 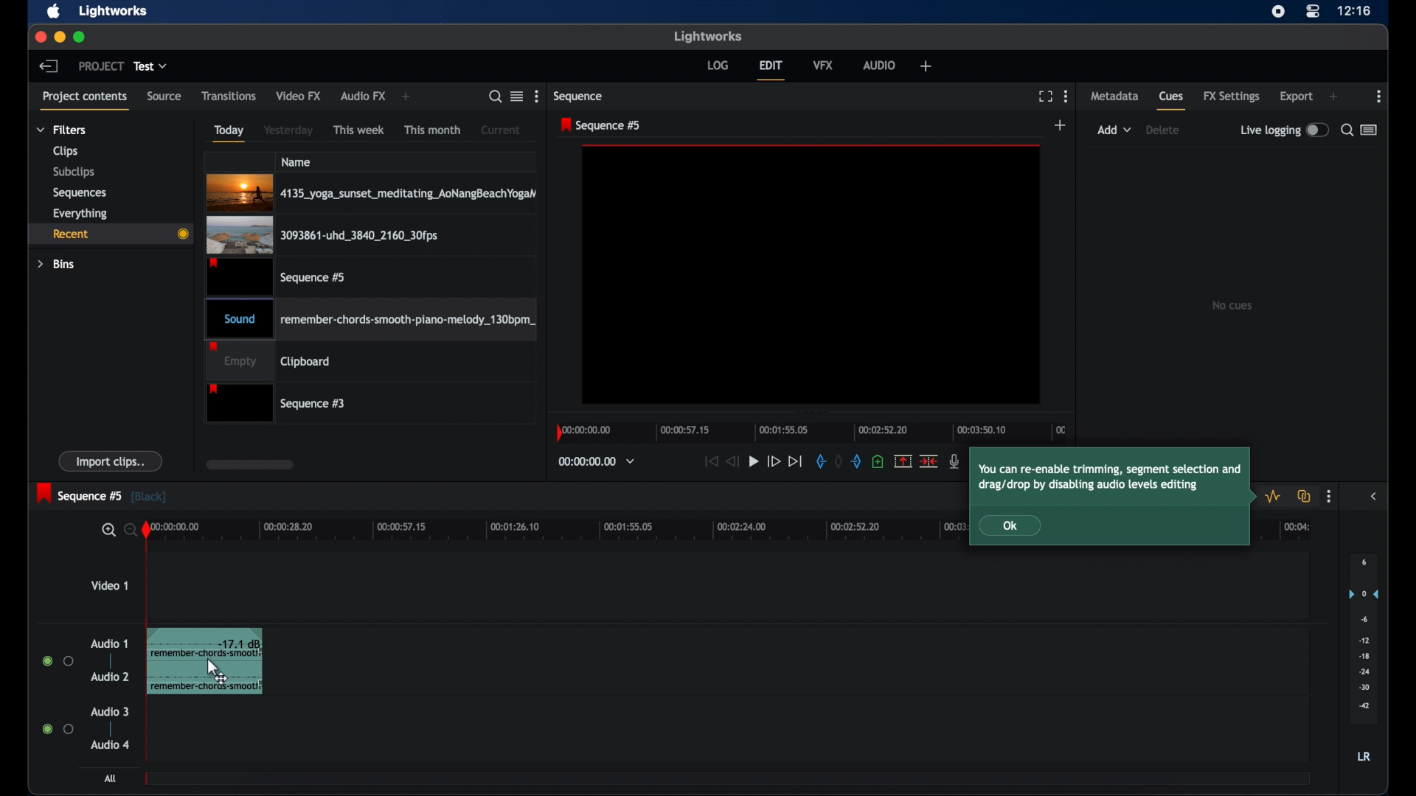 I want to click on sequence, so click(x=580, y=97).